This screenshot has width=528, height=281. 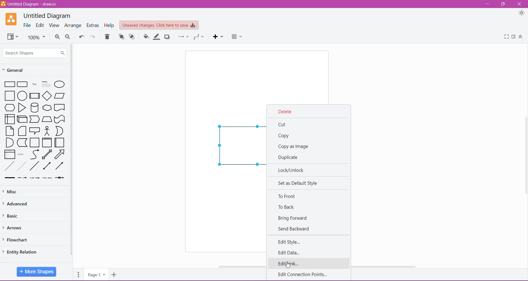 I want to click on To Back, so click(x=132, y=37).